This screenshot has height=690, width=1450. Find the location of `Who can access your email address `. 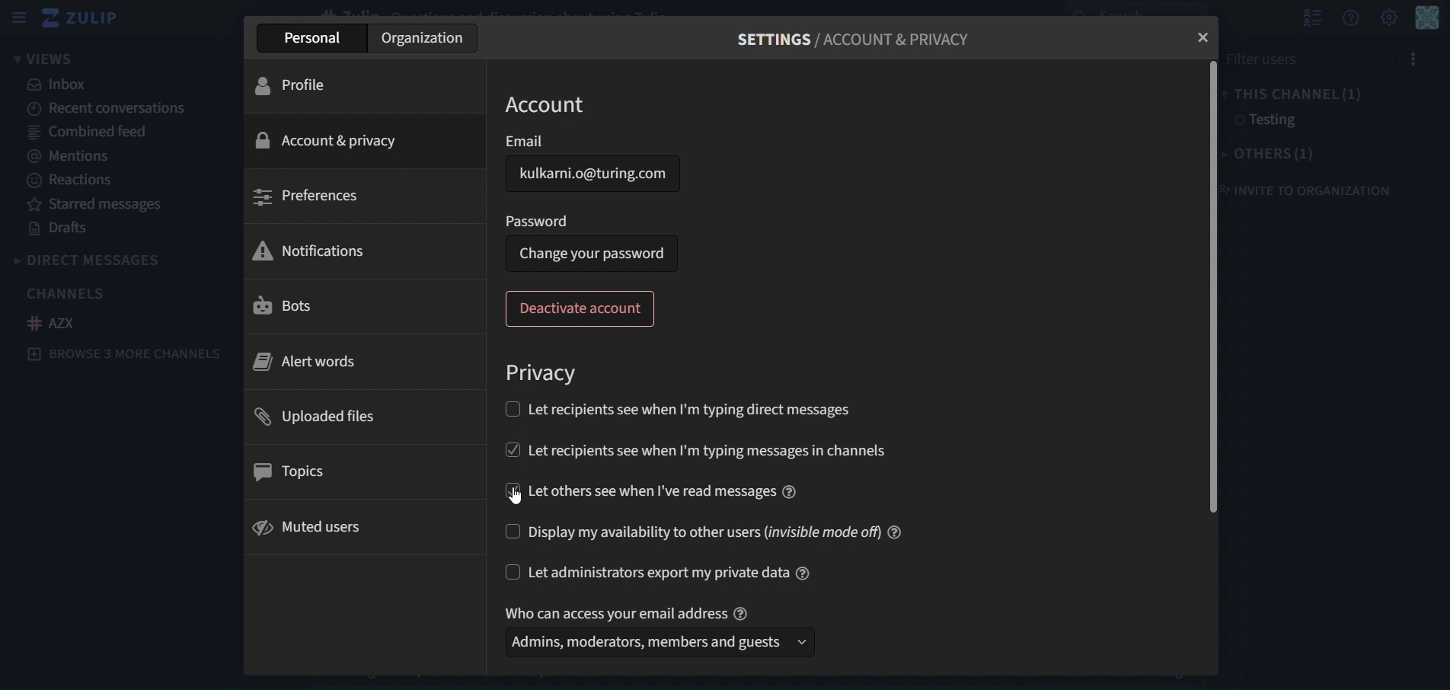

Who can access your email address  is located at coordinates (630, 611).